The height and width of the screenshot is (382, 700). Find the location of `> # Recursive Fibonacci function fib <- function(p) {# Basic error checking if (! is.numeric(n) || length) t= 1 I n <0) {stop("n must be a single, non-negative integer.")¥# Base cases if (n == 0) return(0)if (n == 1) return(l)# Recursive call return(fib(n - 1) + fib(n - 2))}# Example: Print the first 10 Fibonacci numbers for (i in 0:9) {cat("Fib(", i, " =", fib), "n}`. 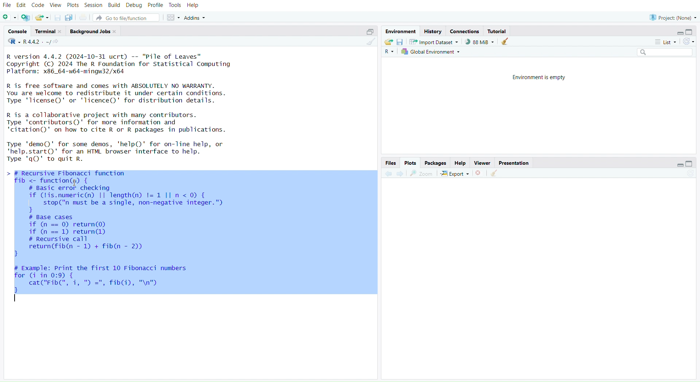

> # Recursive Fibonacci function fib <- function(p) {# Basic error checking if (! is.numeric(n) || length) t= 1 I n <0) {stop("n must be a single, non-negative integer.")¥# Base cases if (n == 0) return(0)if (n == 1) return(l)# Recursive call return(fib(n - 1) + fib(n - 2))}# Example: Print the first 10 Fibonacci numbers for (i in 0:9) {cat("Fib(", i, " =", fib), "n} is located at coordinates (129, 241).